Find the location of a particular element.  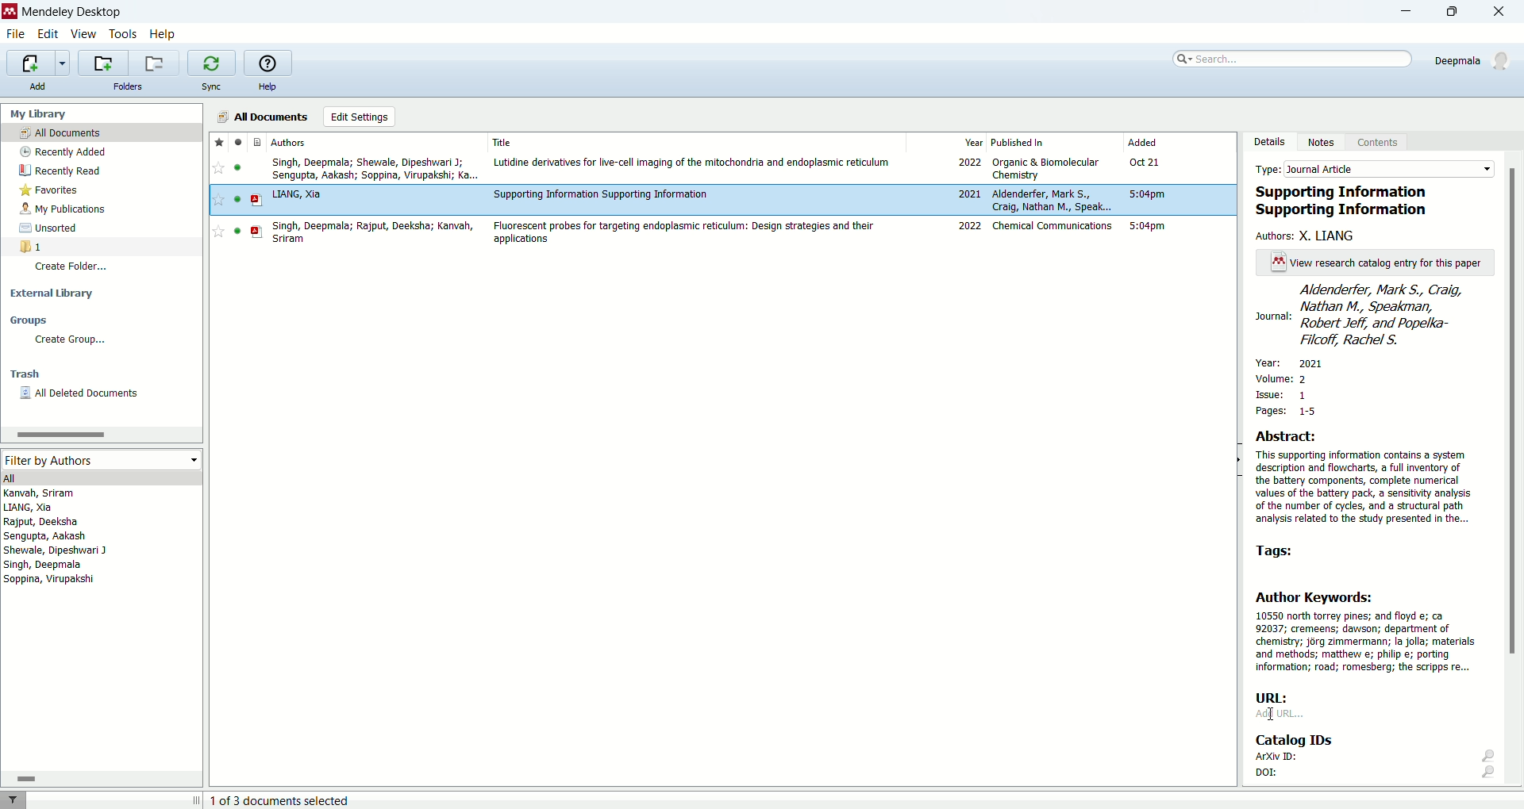

edit settings is located at coordinates (359, 117).